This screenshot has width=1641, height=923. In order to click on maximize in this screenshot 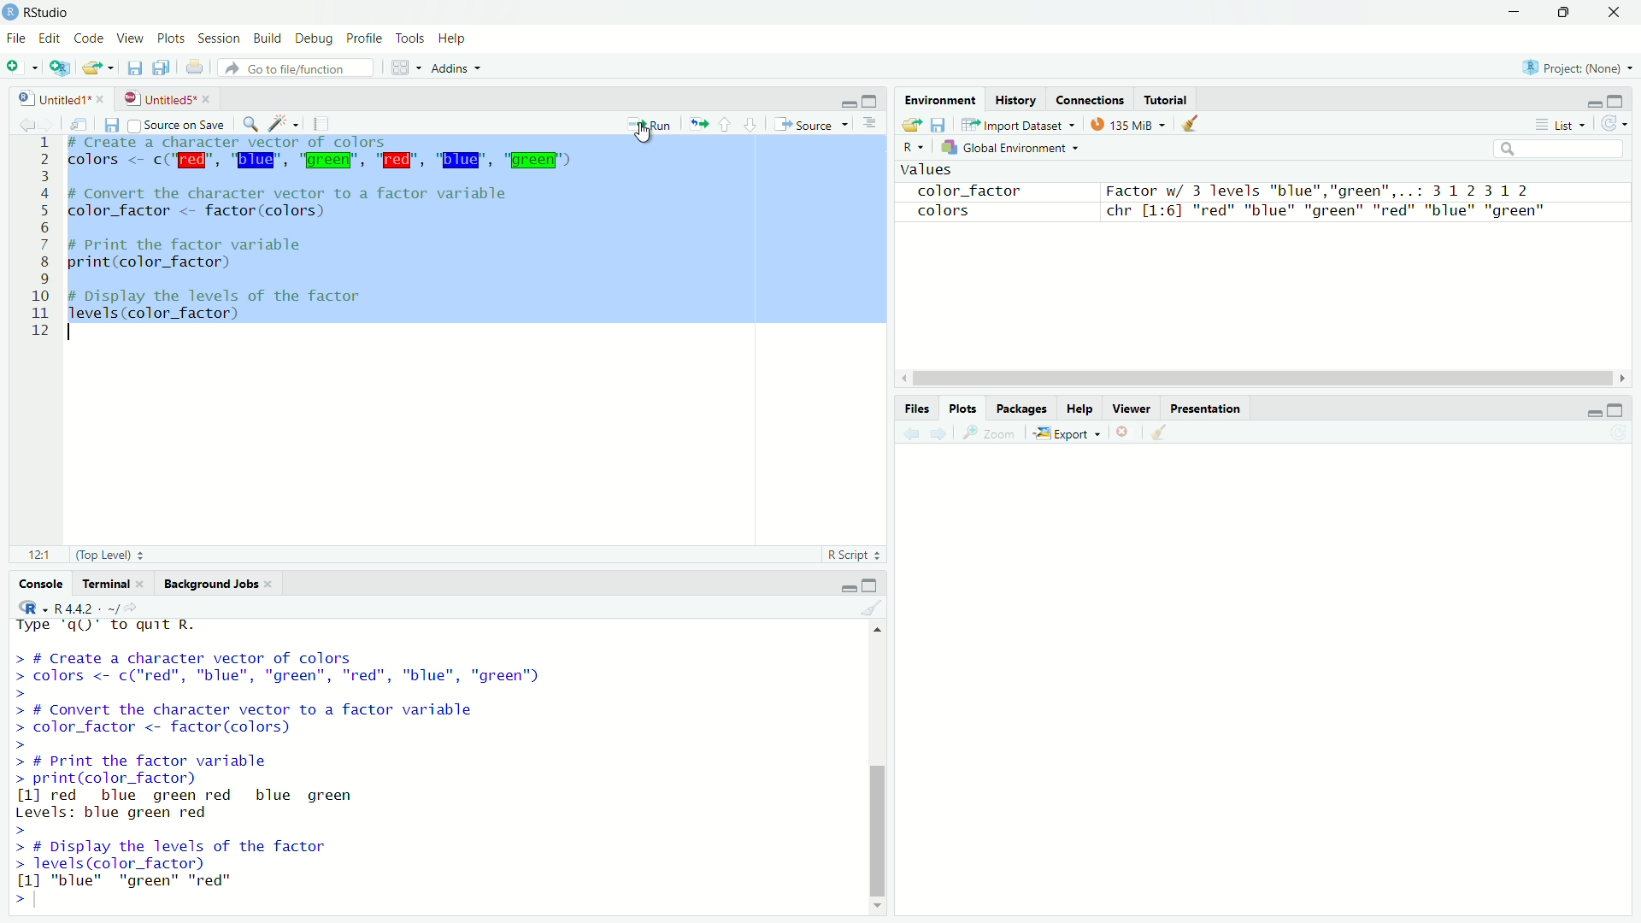, I will do `click(872, 100)`.